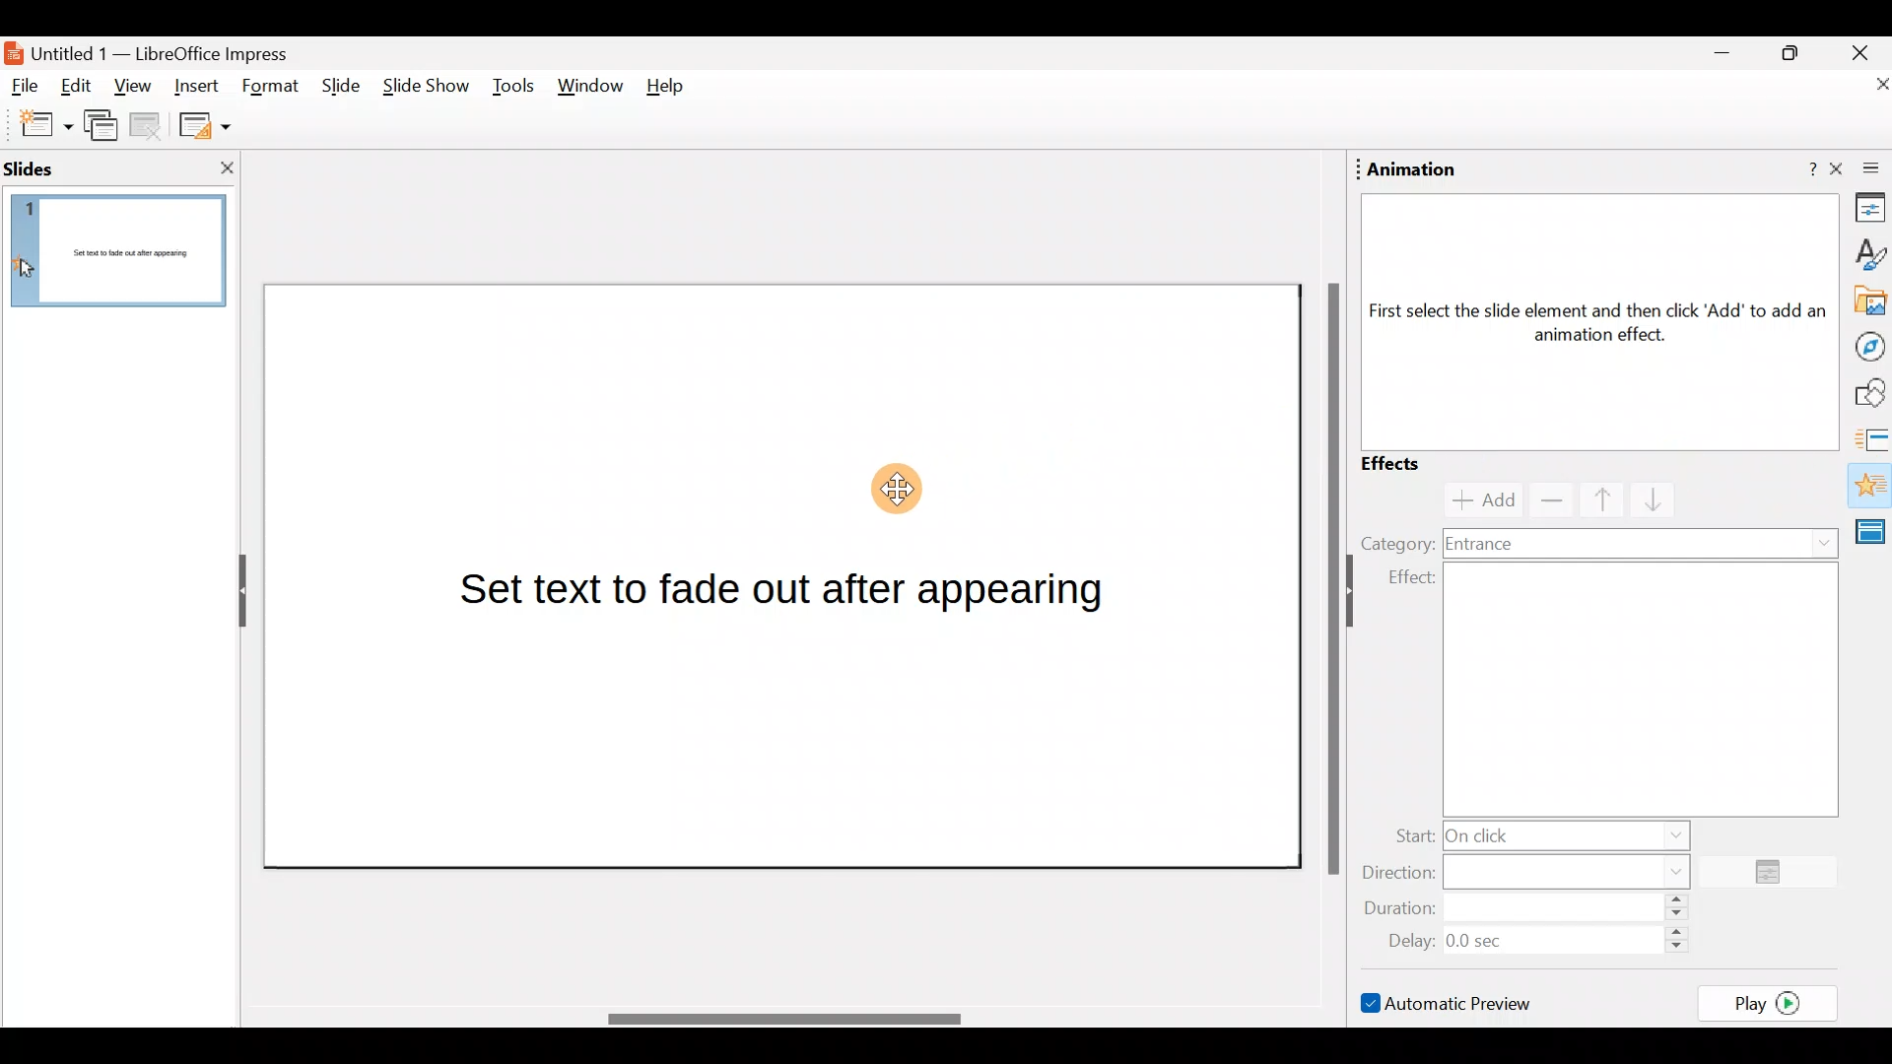 This screenshot has height=1064, width=1892. What do you see at coordinates (1776, 873) in the screenshot?
I see `Options` at bounding box center [1776, 873].